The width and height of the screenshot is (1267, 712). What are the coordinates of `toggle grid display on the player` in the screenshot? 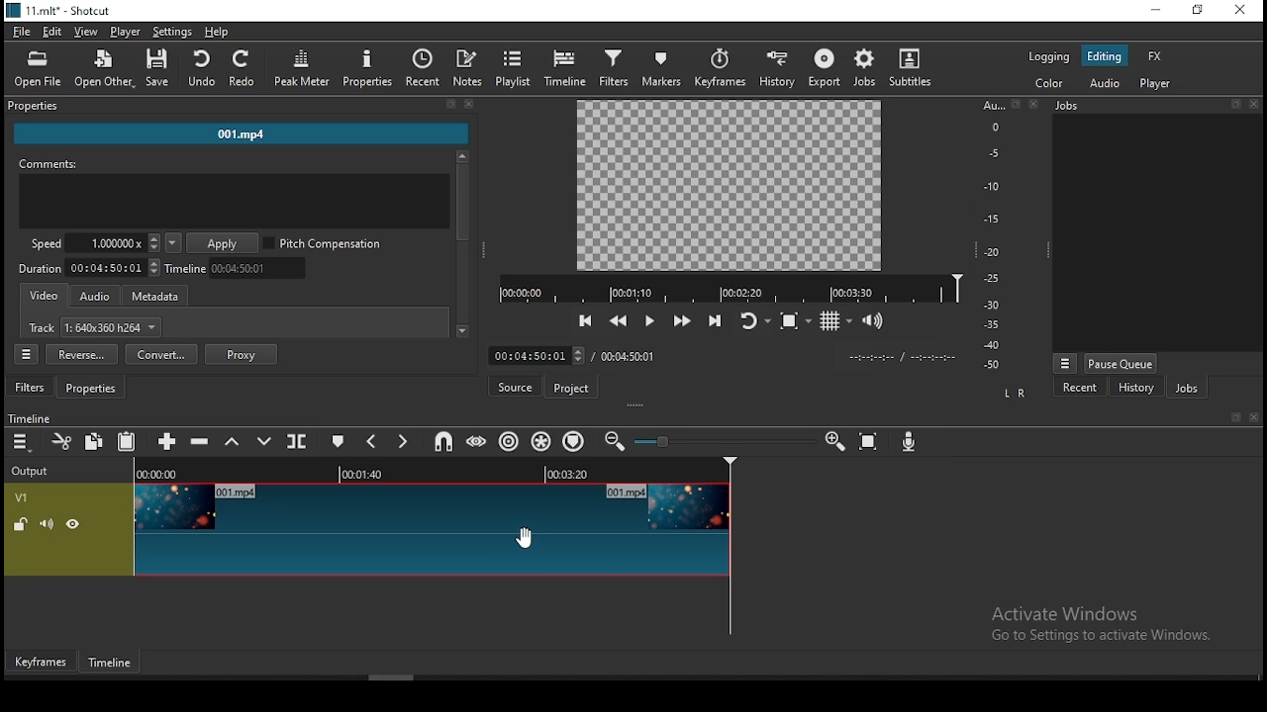 It's located at (838, 321).